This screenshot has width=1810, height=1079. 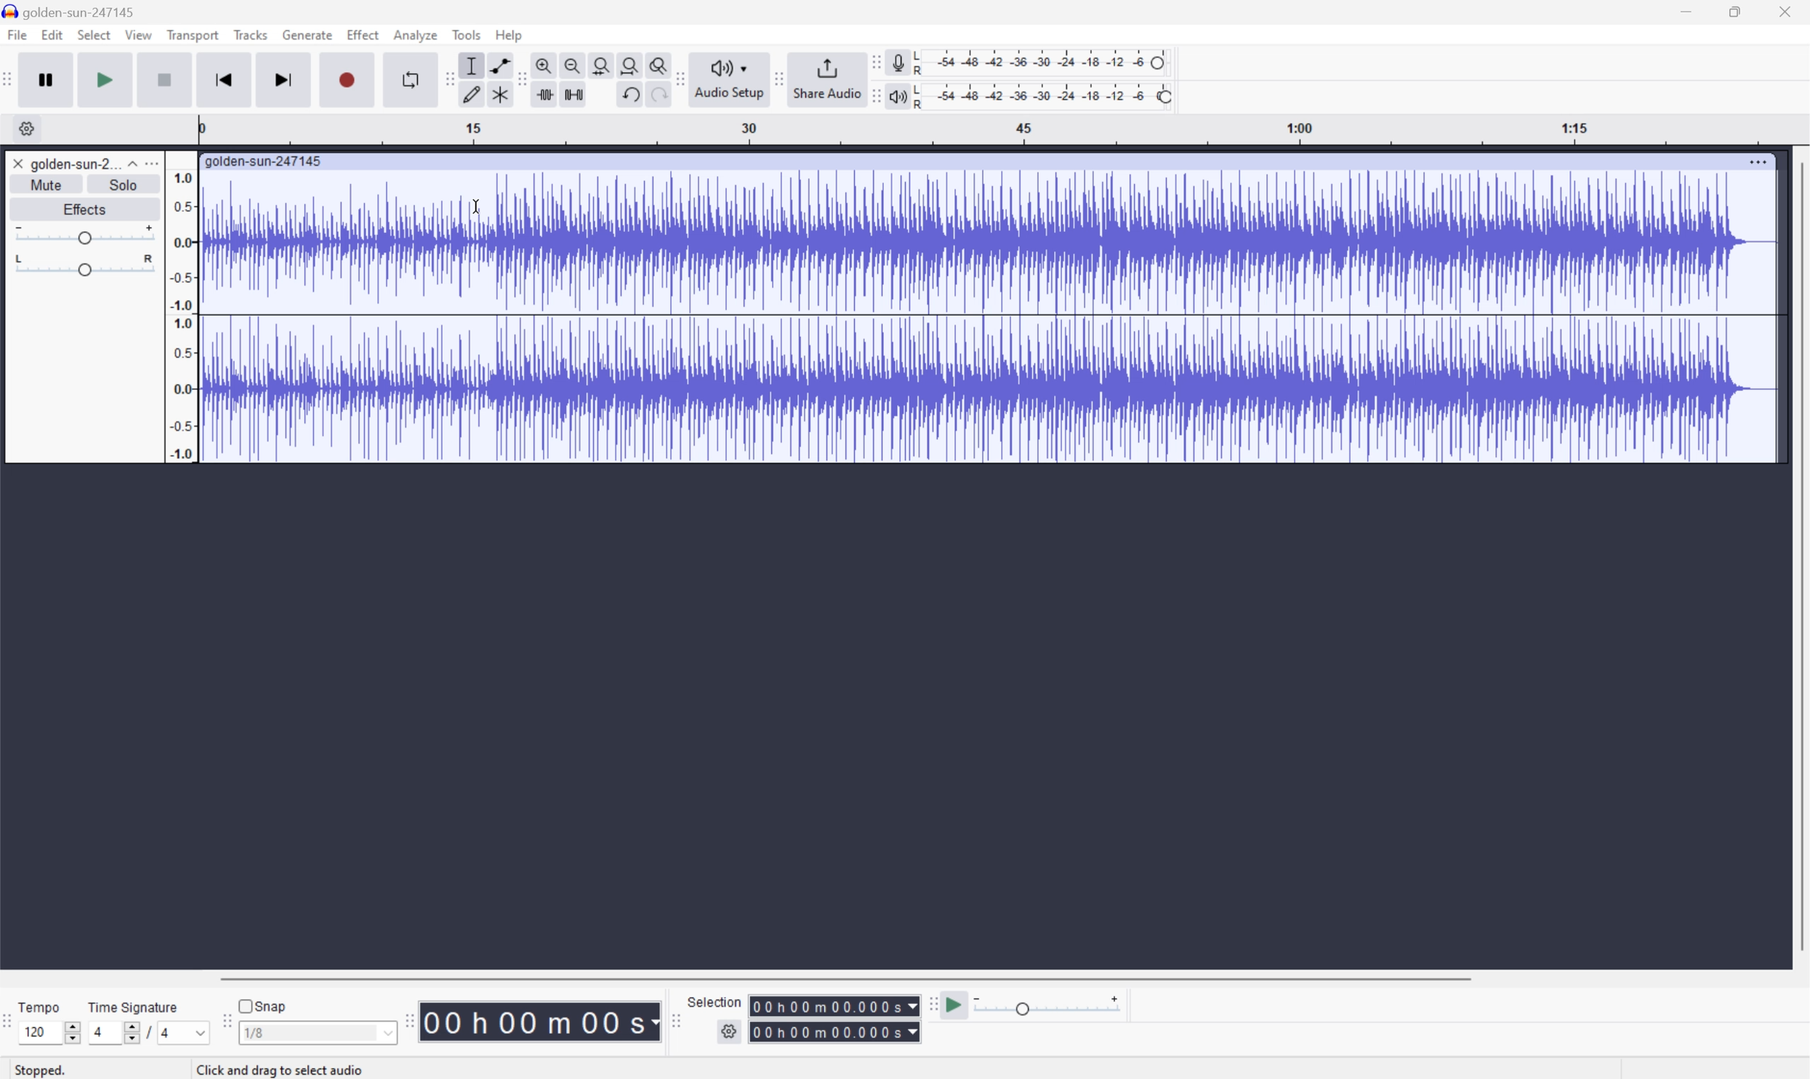 I want to click on Minimize, so click(x=1684, y=10).